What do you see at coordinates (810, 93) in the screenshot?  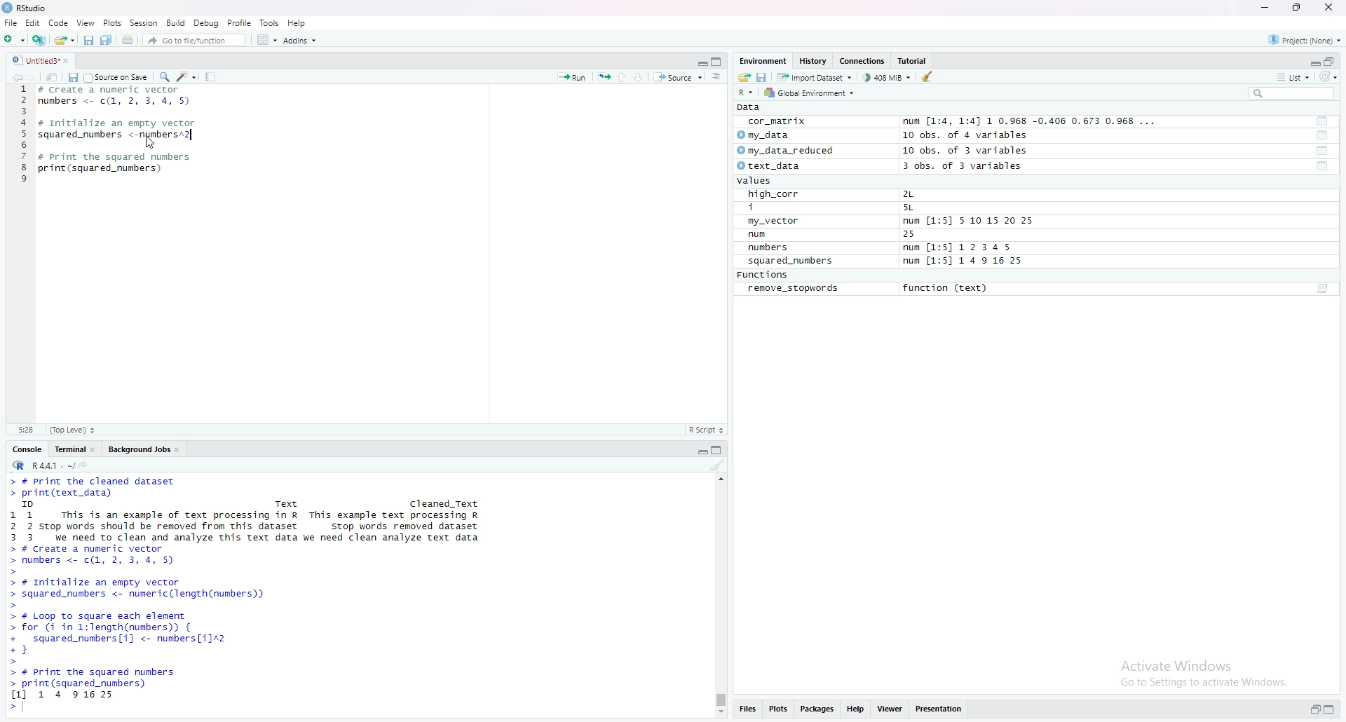 I see `Global Environment` at bounding box center [810, 93].